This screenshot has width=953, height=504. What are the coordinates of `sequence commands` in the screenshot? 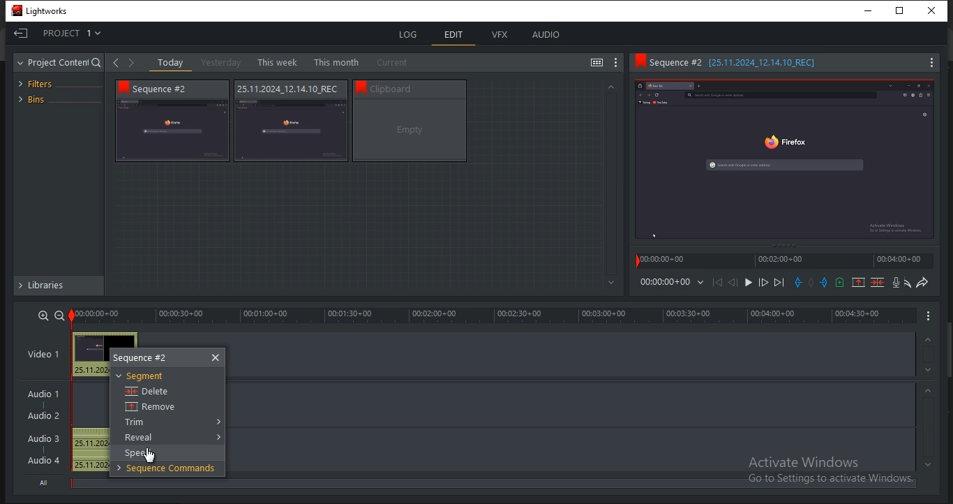 It's located at (167, 469).